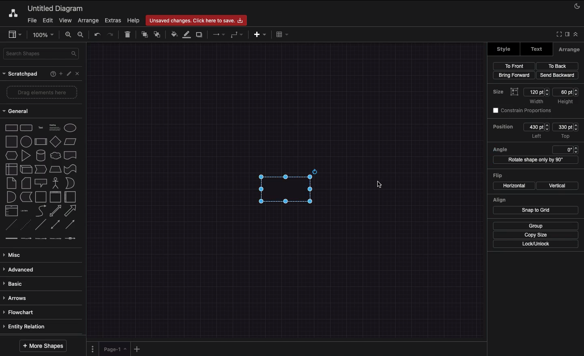  I want to click on style, so click(504, 49).